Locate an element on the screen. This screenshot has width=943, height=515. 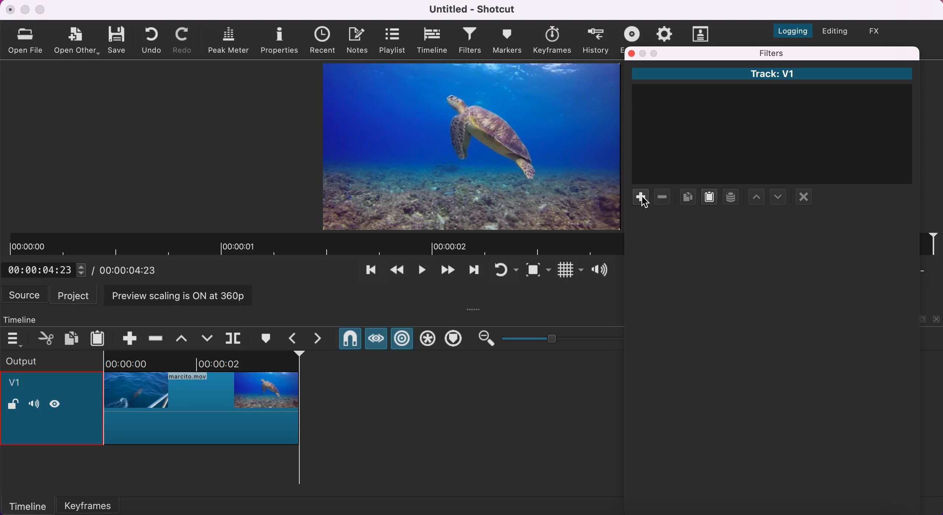
toggle zoom is located at coordinates (538, 271).